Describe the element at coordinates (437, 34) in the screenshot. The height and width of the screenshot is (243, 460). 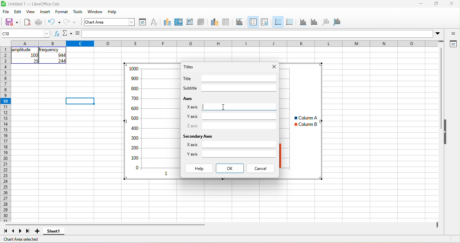
I see `More options` at that location.